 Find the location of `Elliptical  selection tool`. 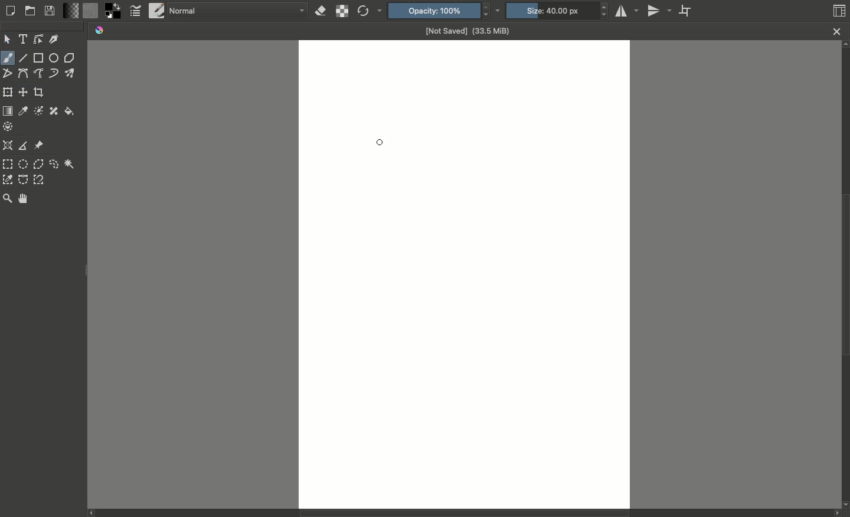

Elliptical  selection tool is located at coordinates (24, 163).